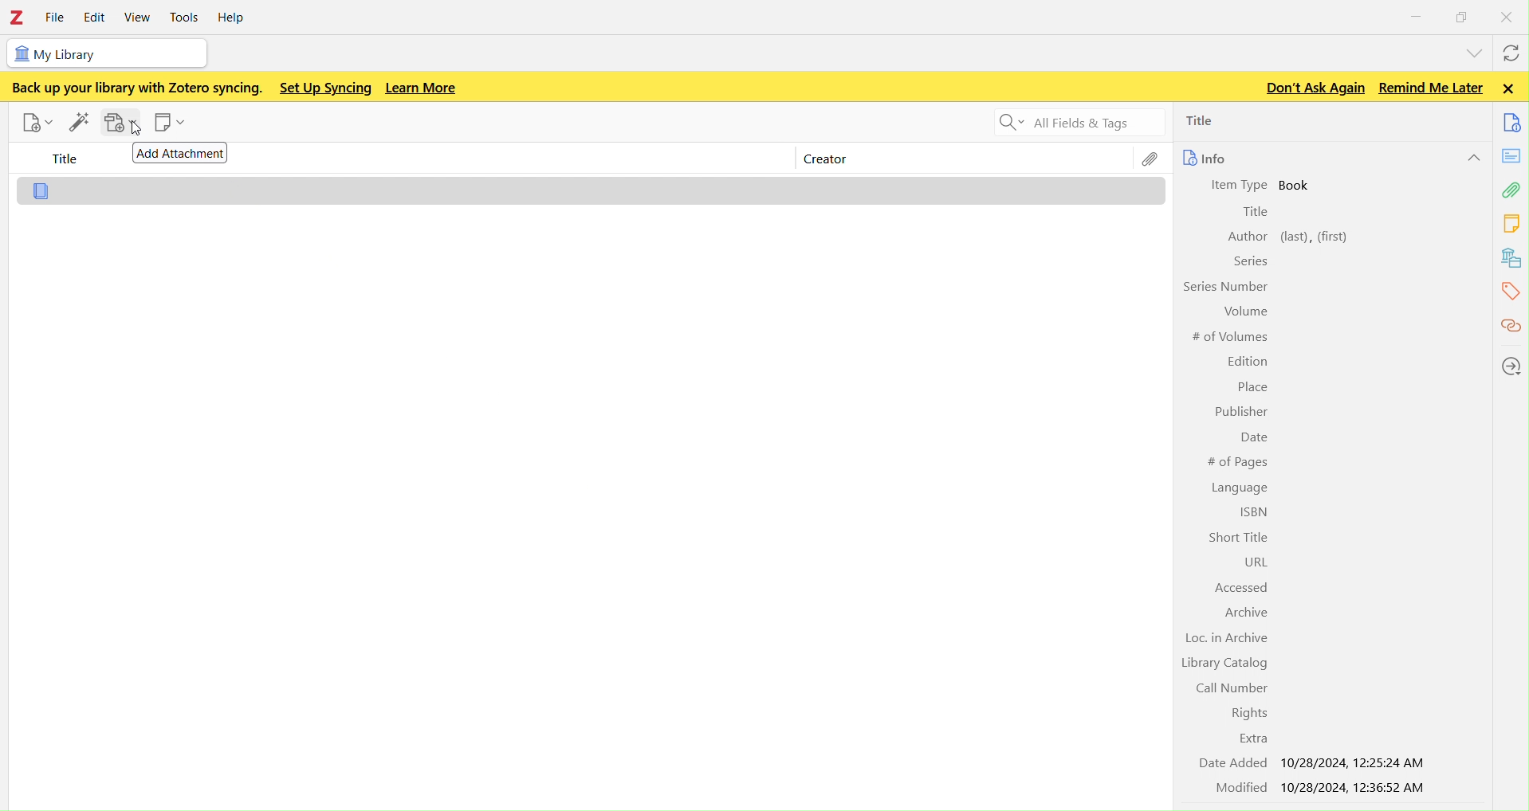  What do you see at coordinates (134, 129) in the screenshot?
I see `cursor` at bounding box center [134, 129].